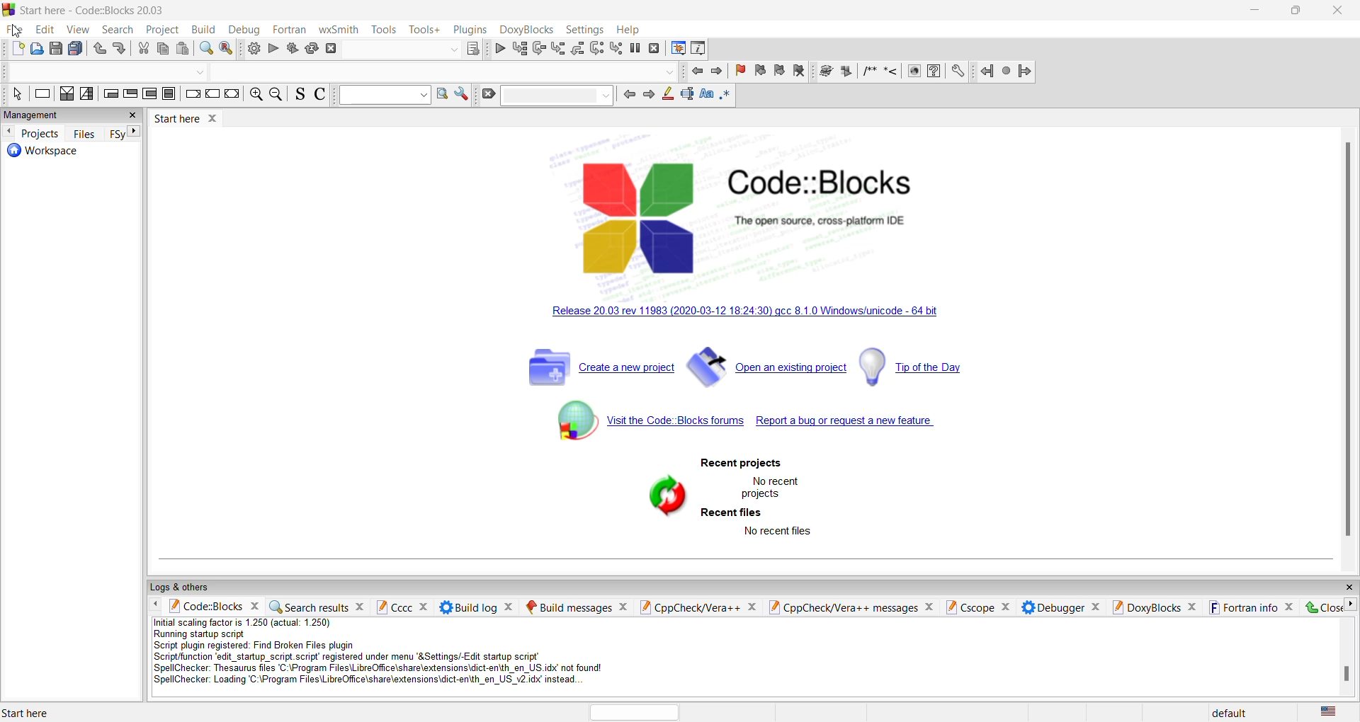 The width and height of the screenshot is (1360, 722). What do you see at coordinates (845, 71) in the screenshot?
I see `run` at bounding box center [845, 71].